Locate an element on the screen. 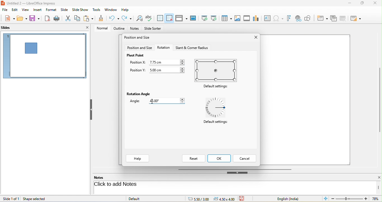  minimize is located at coordinates (348, 4).